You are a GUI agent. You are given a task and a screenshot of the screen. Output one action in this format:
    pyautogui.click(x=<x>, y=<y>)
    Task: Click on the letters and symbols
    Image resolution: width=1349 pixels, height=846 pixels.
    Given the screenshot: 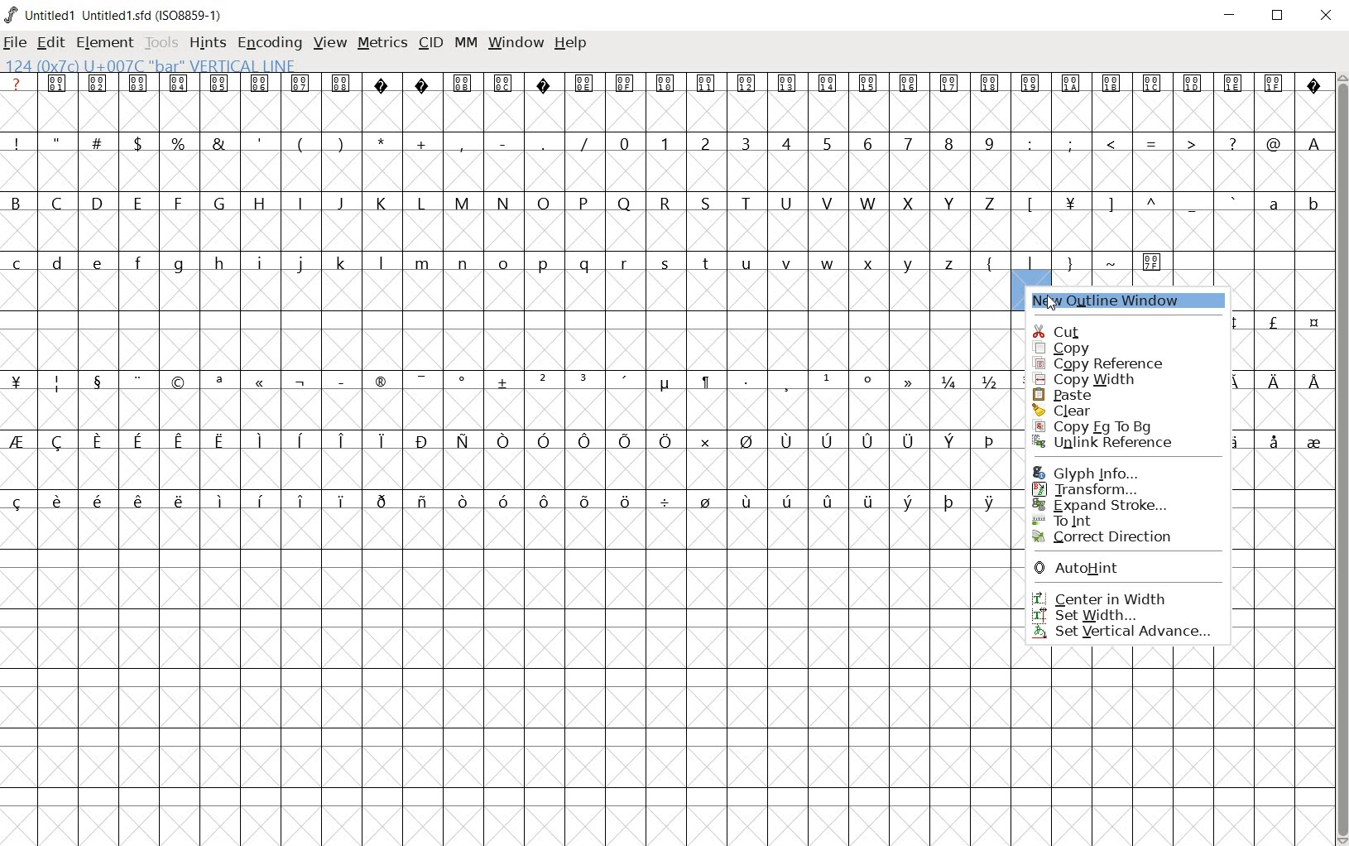 What is the action you would take?
    pyautogui.click(x=589, y=263)
    